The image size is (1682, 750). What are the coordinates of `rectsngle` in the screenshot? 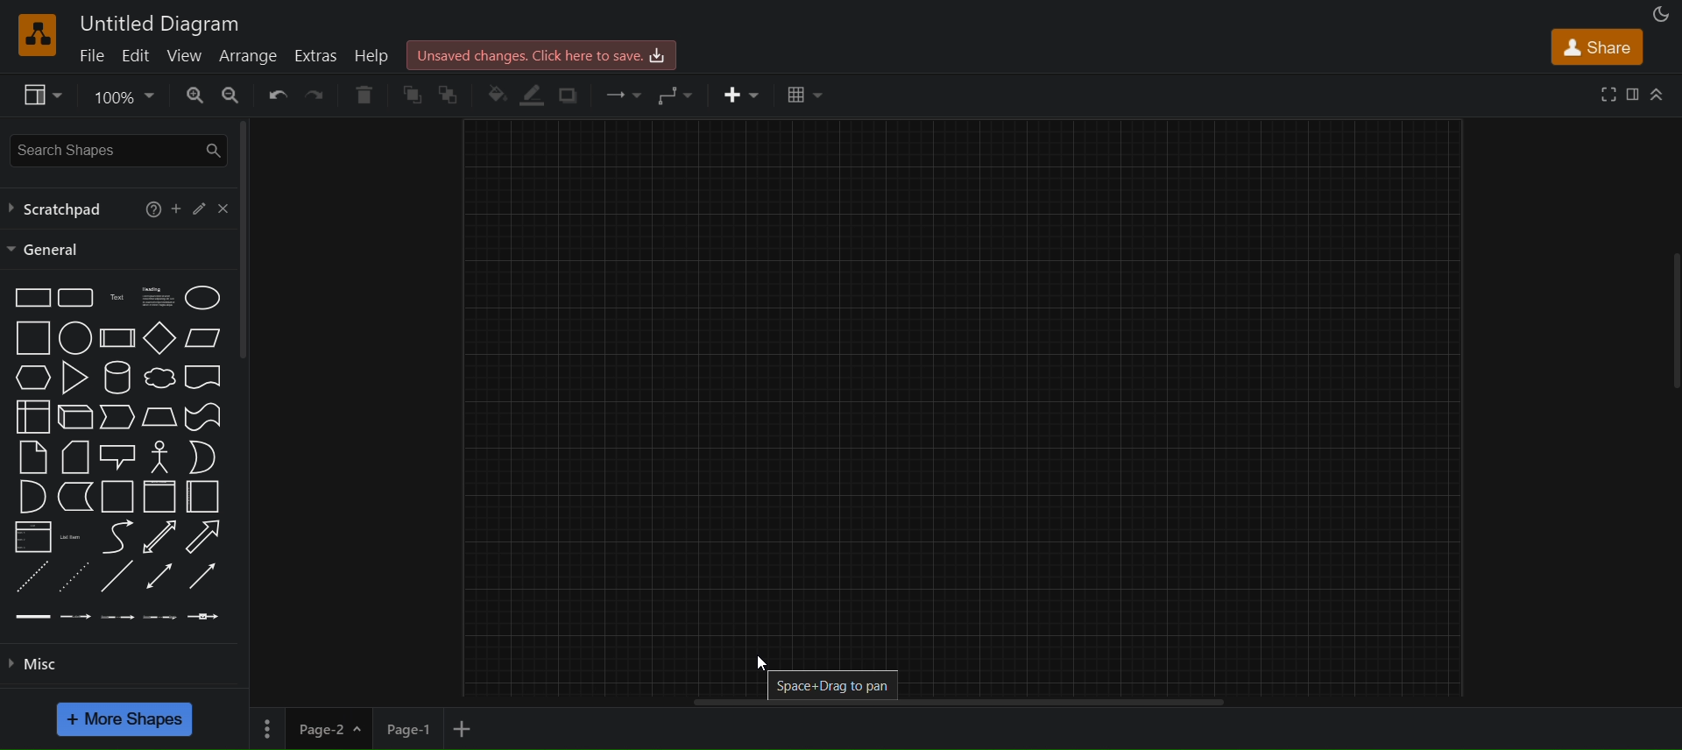 It's located at (31, 298).